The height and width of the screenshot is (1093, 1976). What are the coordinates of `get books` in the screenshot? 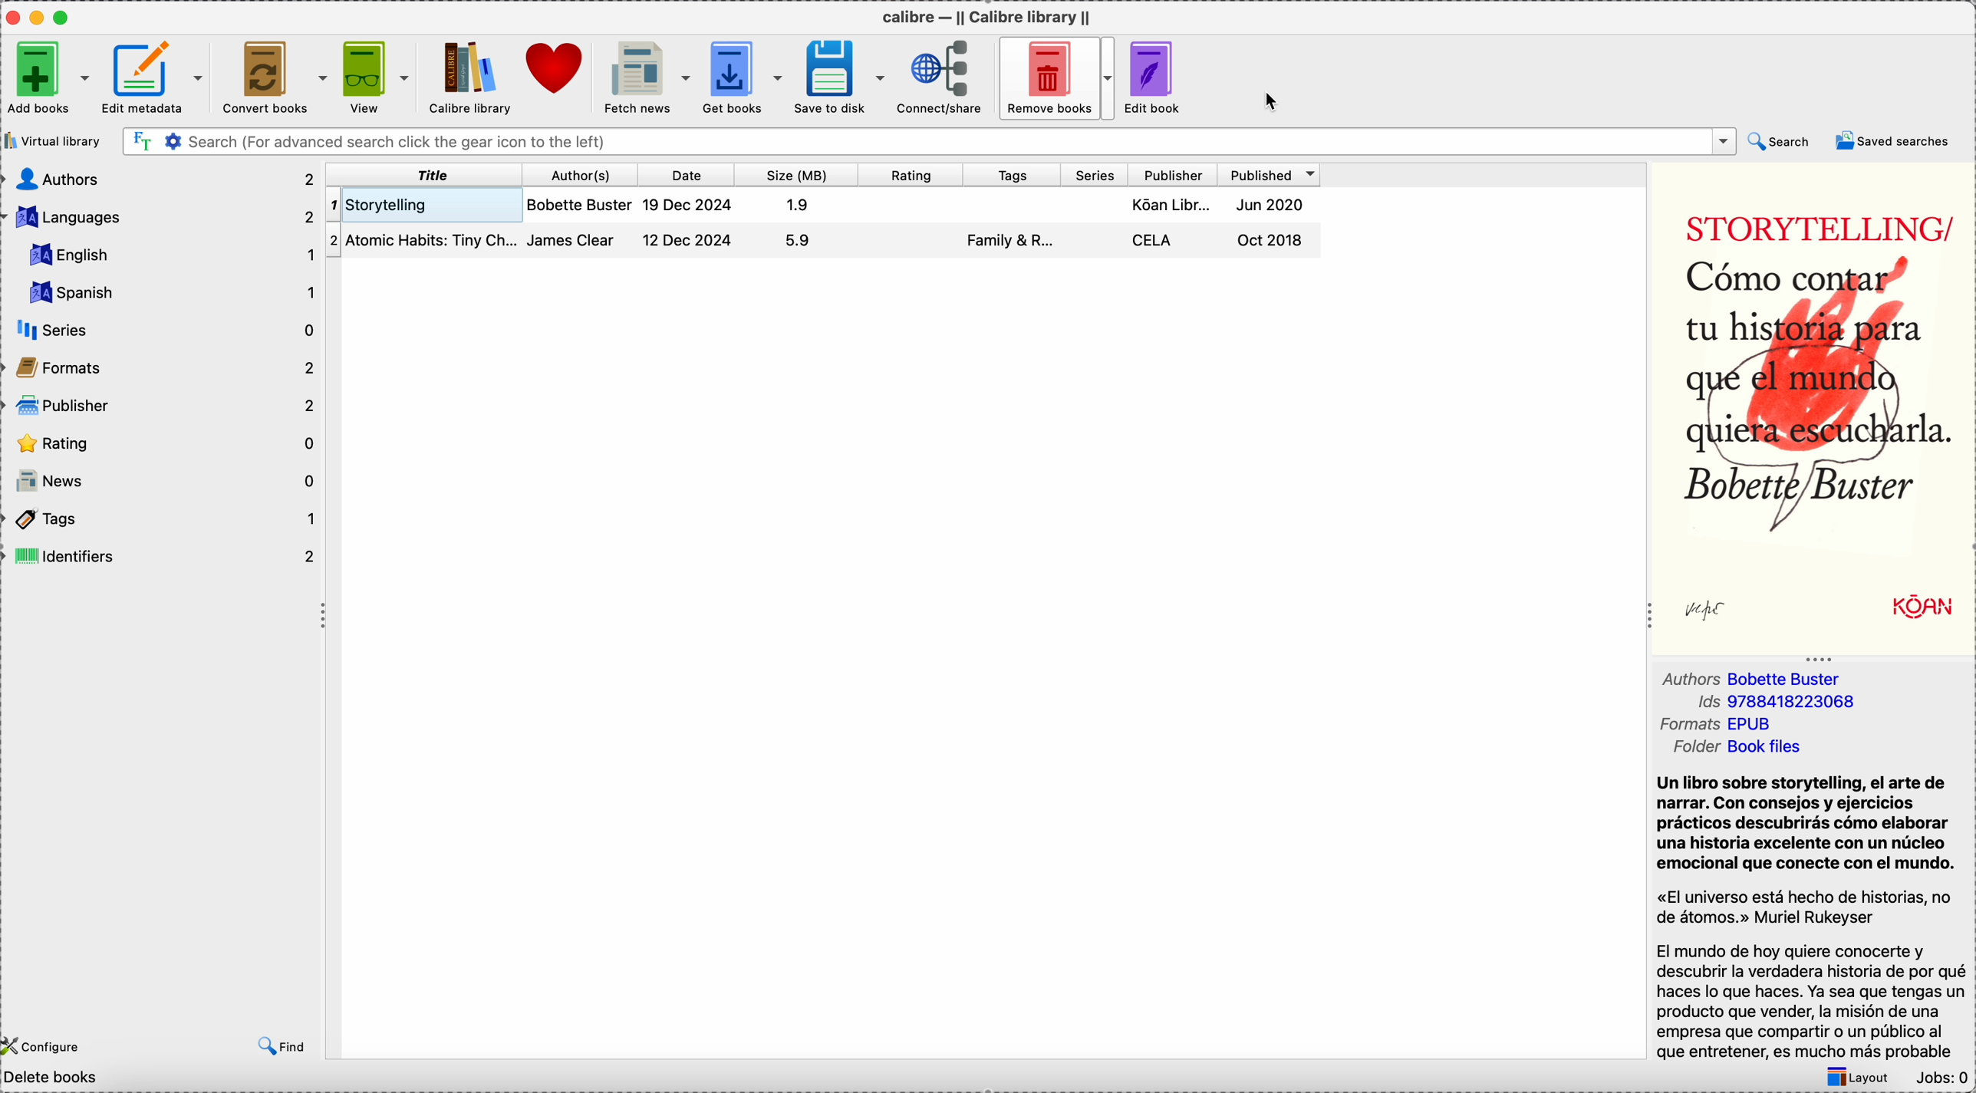 It's located at (745, 77).